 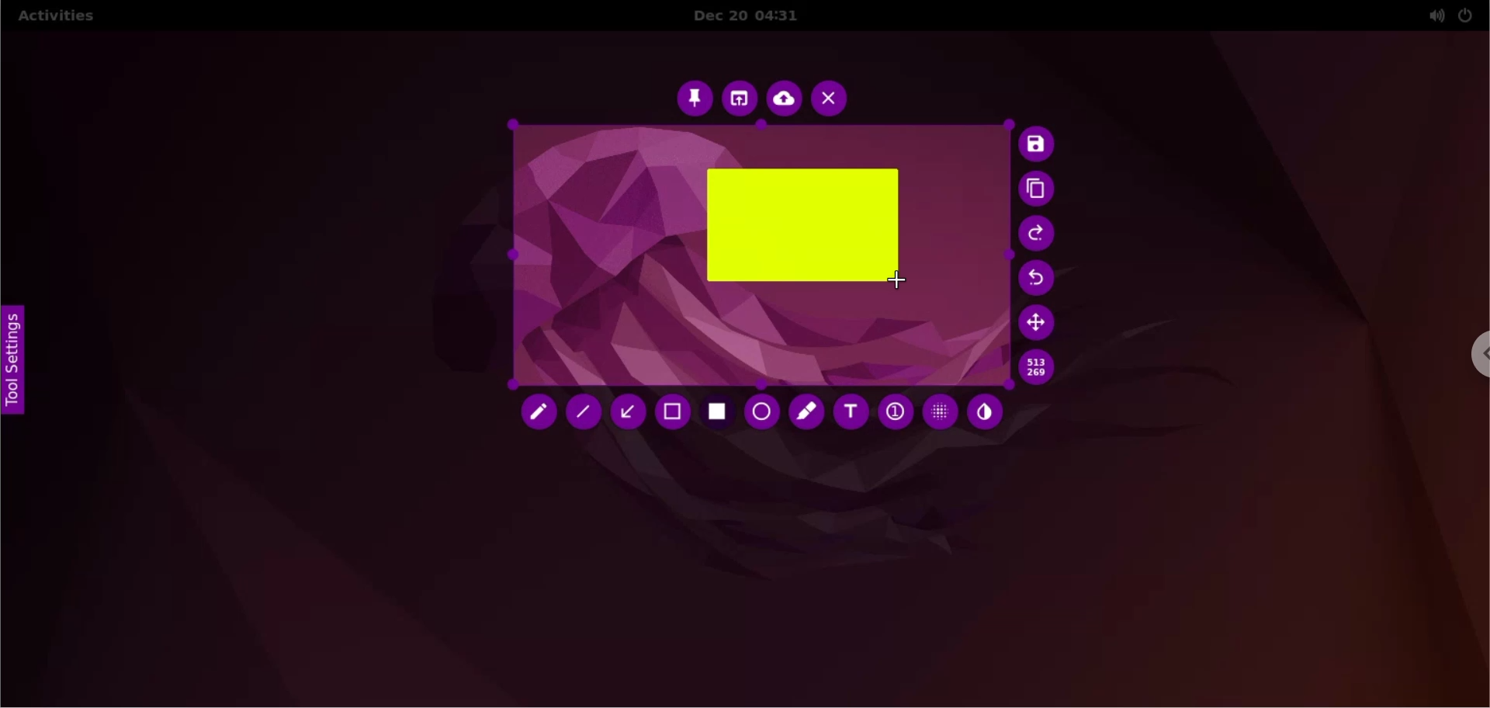 What do you see at coordinates (986, 411) in the screenshot?
I see `inverter tool` at bounding box center [986, 411].